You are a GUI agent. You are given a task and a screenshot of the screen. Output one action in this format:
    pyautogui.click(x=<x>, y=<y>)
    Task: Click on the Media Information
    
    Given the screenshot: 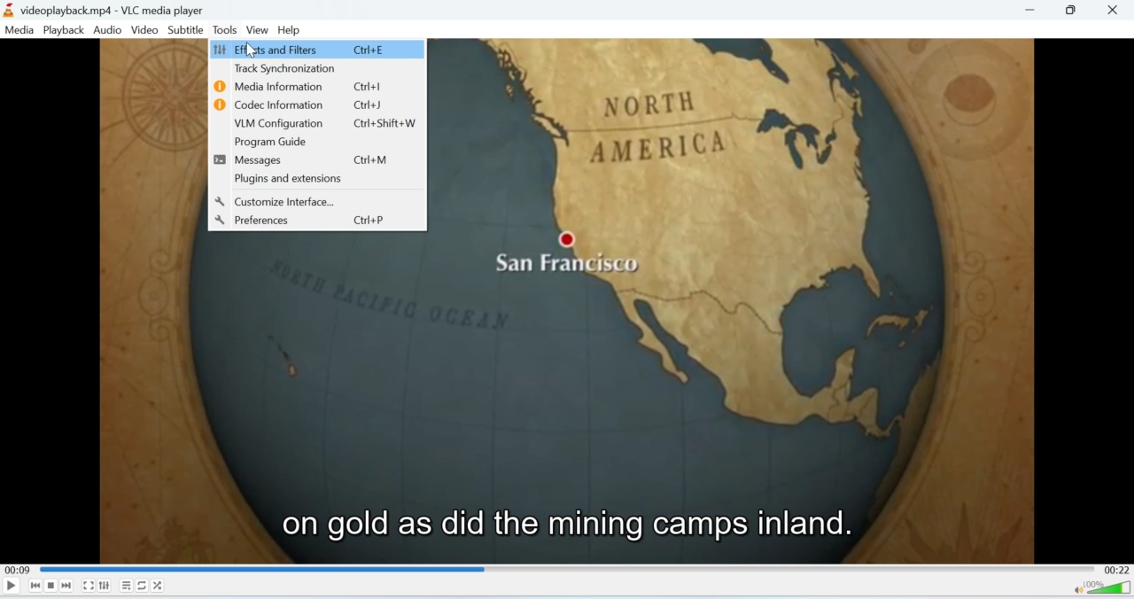 What is the action you would take?
    pyautogui.click(x=270, y=88)
    